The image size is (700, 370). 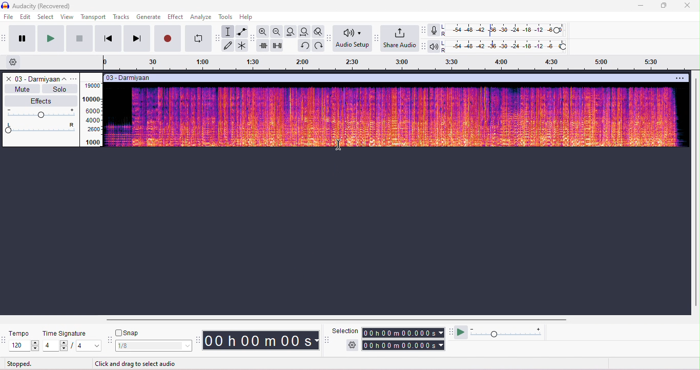 What do you see at coordinates (229, 46) in the screenshot?
I see `draw` at bounding box center [229, 46].